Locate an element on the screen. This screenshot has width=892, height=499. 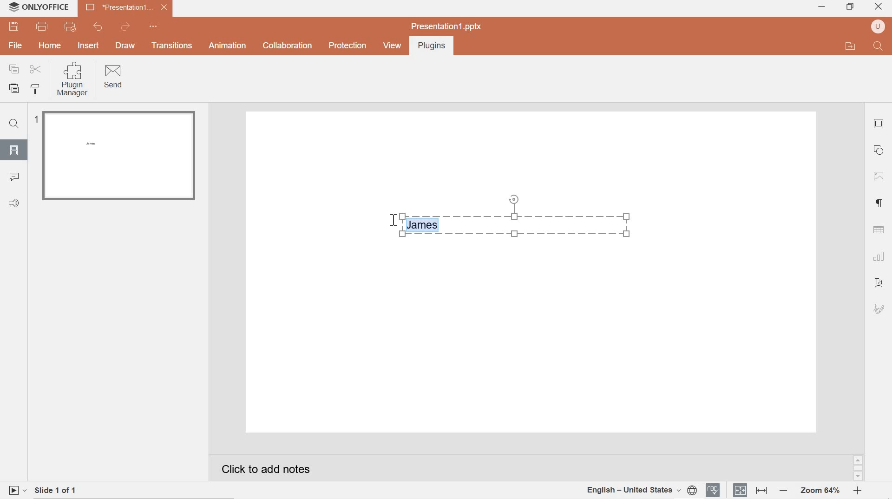
system name is located at coordinates (50, 7).